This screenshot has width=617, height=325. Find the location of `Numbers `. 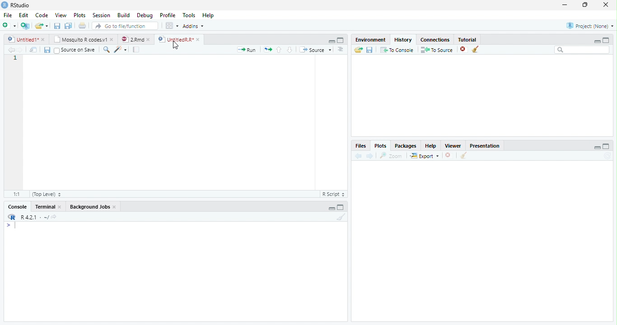

Numbers  is located at coordinates (16, 59).